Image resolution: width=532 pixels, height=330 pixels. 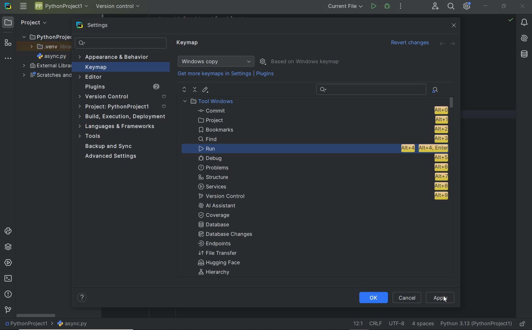 What do you see at coordinates (357, 324) in the screenshot?
I see `go to line` at bounding box center [357, 324].